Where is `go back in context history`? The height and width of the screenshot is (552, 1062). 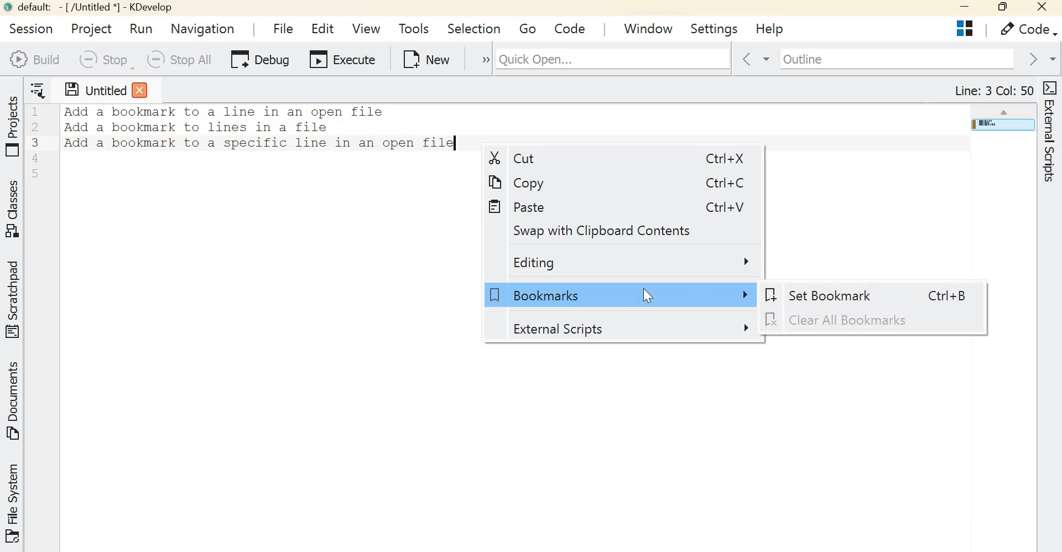 go back in context history is located at coordinates (753, 59).